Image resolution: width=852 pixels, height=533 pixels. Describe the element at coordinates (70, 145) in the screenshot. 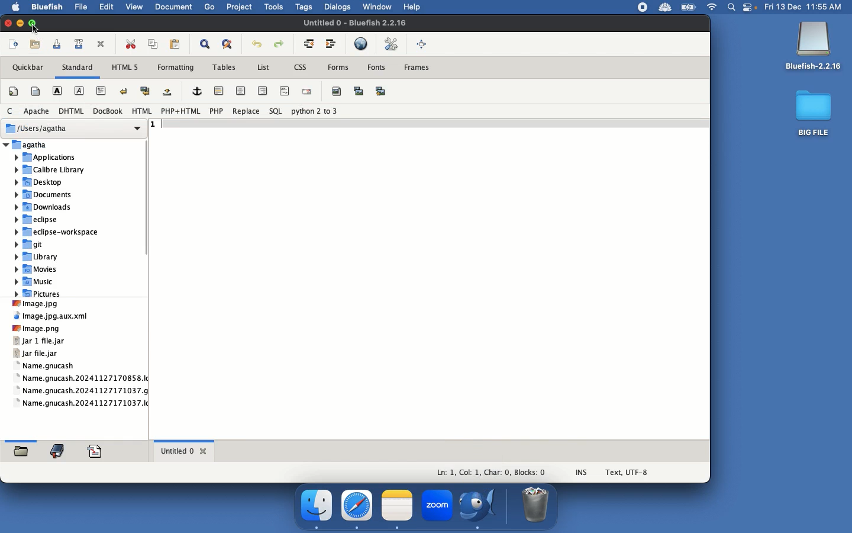

I see `Aghatha's Folders` at that location.